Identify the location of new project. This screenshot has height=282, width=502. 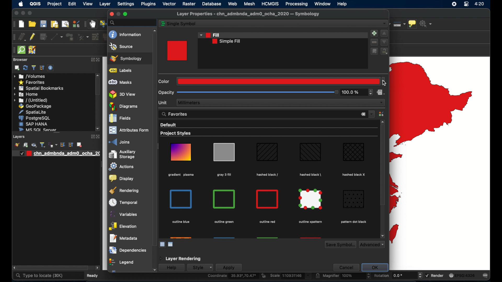
(22, 24).